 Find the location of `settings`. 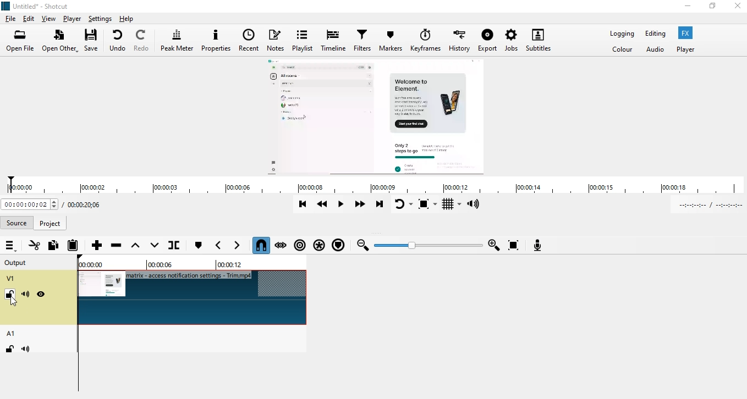

settings is located at coordinates (98, 19).